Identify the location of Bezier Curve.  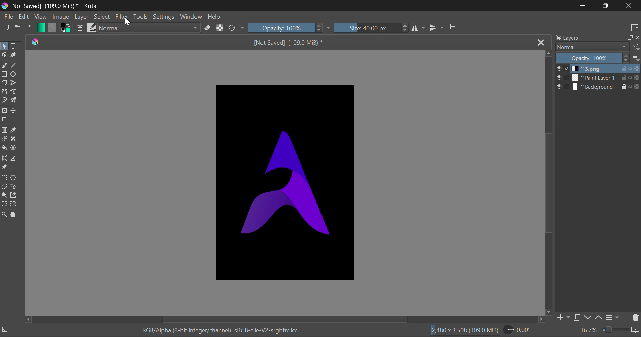
(4, 91).